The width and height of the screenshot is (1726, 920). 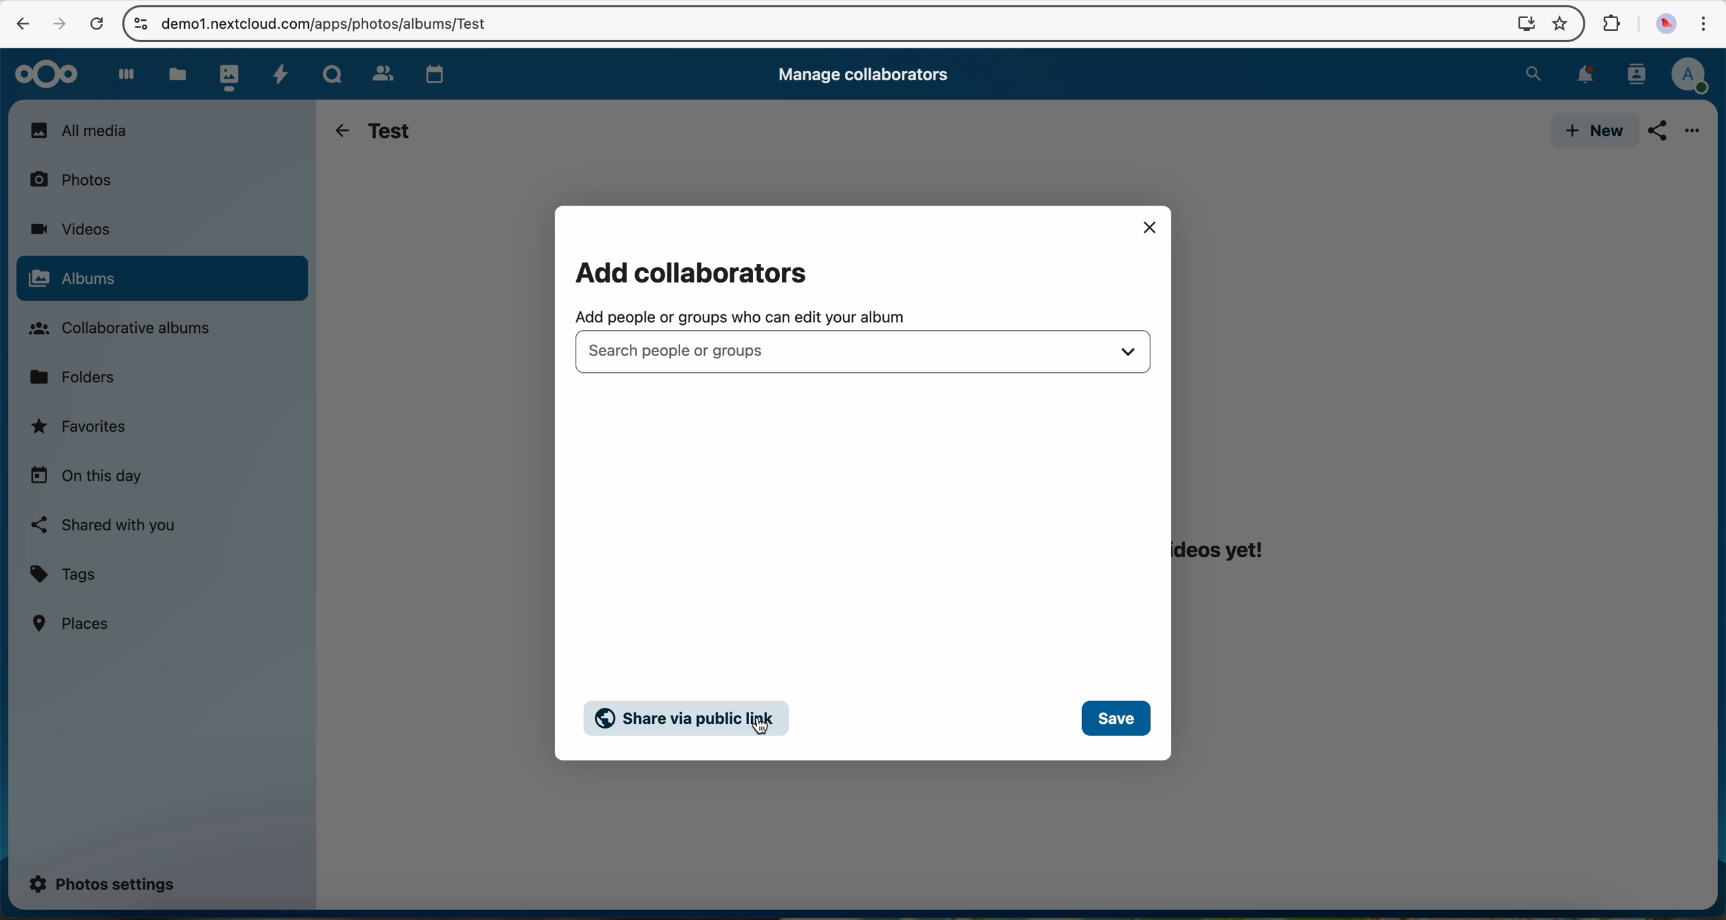 I want to click on photos, so click(x=226, y=74).